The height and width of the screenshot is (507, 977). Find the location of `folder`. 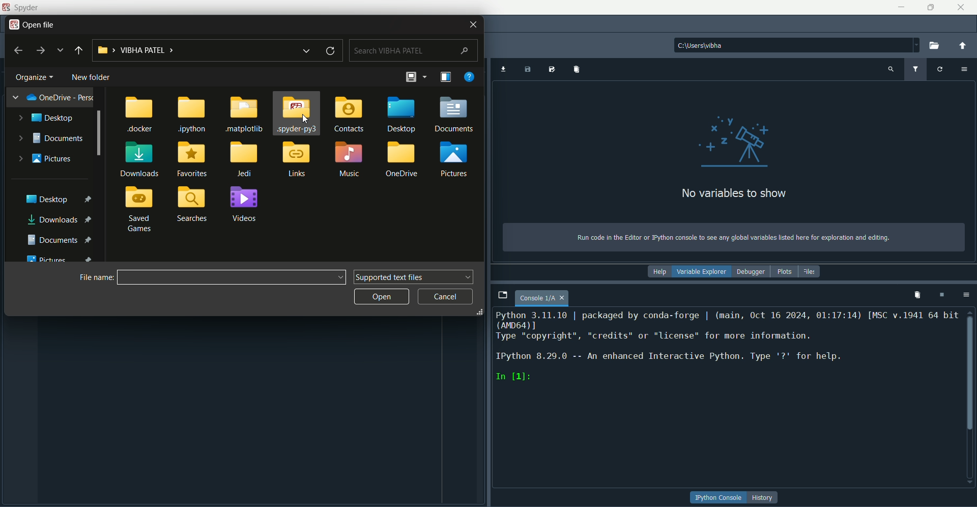

folder is located at coordinates (245, 160).